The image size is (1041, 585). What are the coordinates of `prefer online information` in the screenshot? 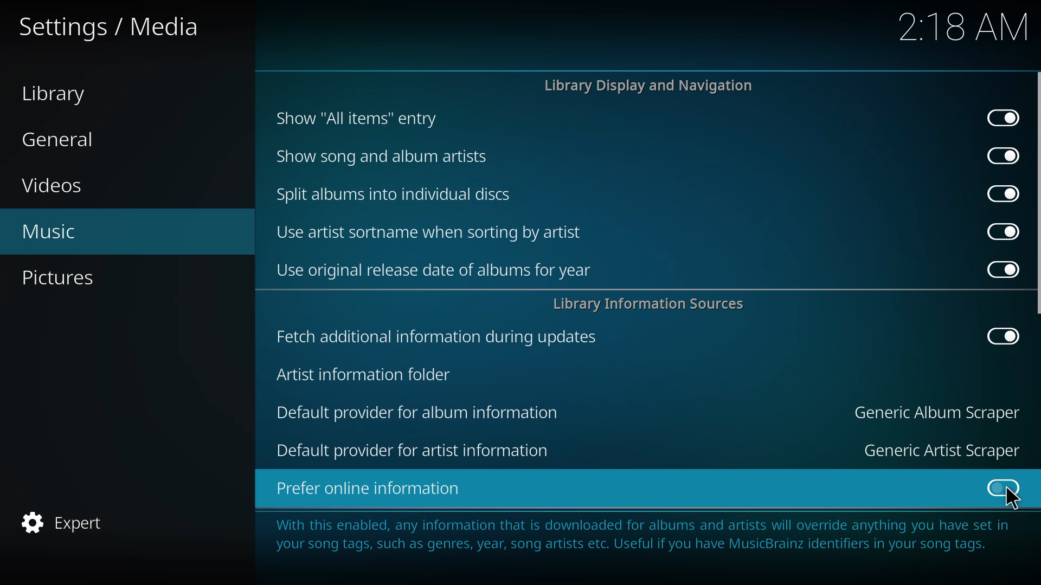 It's located at (376, 488).